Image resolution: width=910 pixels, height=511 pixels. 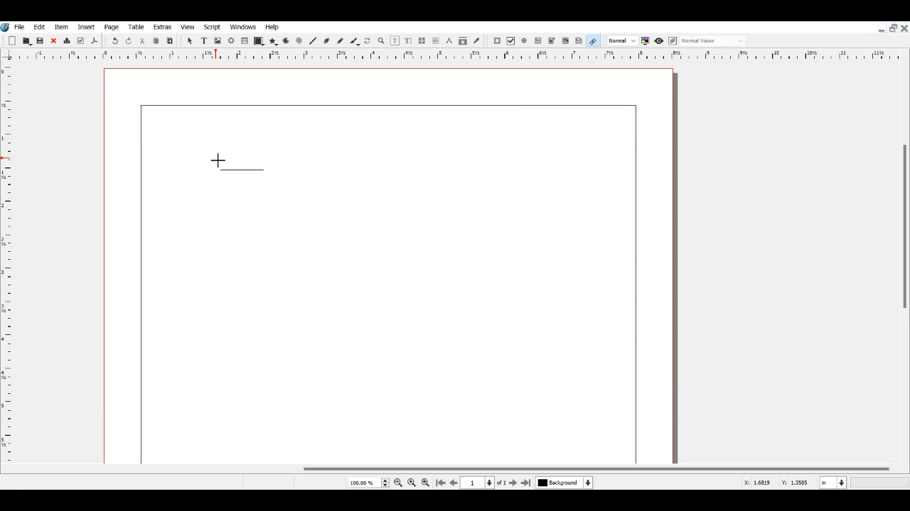 I want to click on Minimize, so click(x=882, y=28).